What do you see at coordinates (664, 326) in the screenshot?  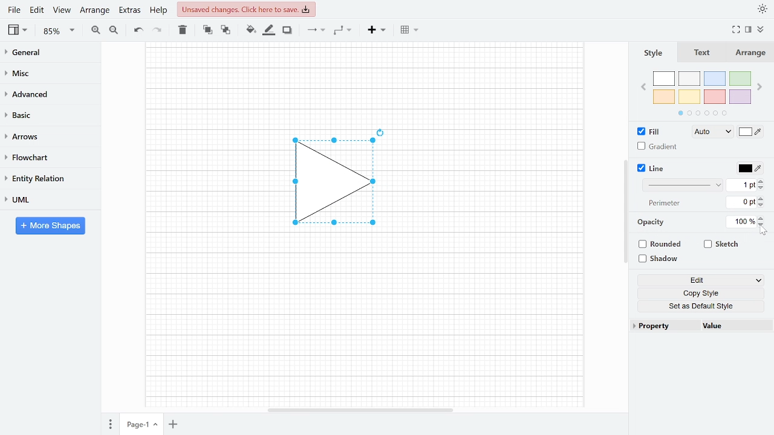 I see `Property` at bounding box center [664, 326].